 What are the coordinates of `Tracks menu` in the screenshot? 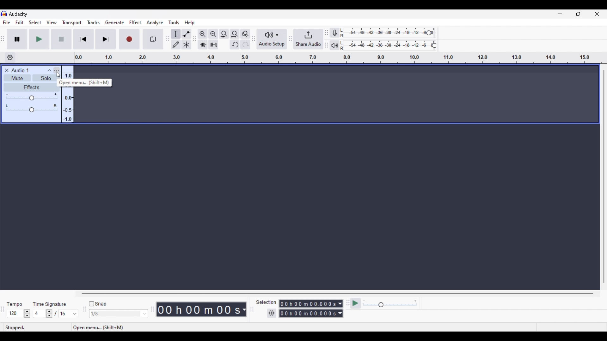 It's located at (93, 22).